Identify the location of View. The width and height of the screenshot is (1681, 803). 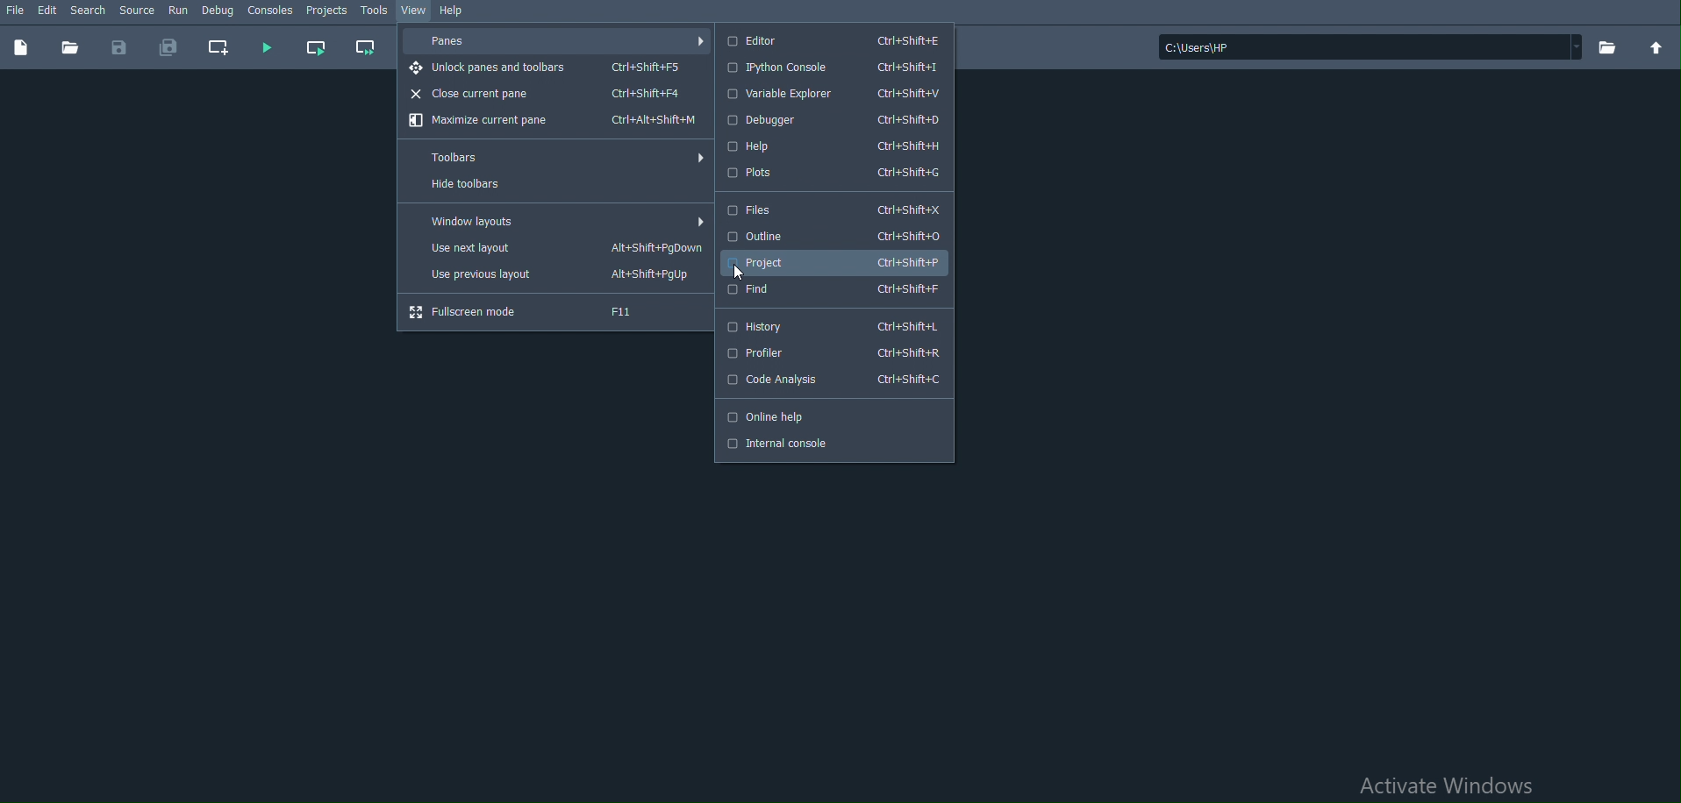
(414, 11).